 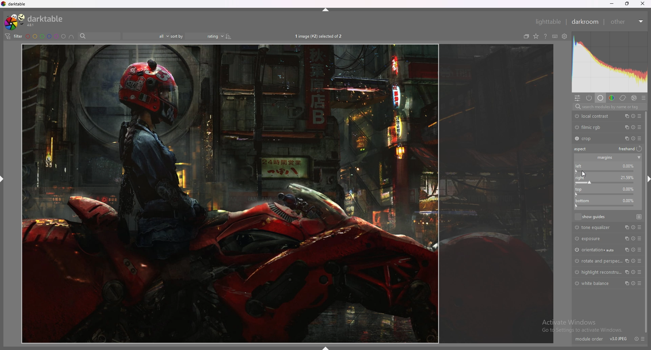 What do you see at coordinates (146, 36) in the screenshot?
I see `filter by images rating` at bounding box center [146, 36].